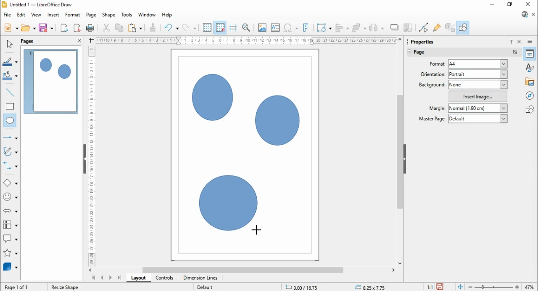 The width and height of the screenshot is (538, 291). Describe the element at coordinates (11, 198) in the screenshot. I see `symbol shapes` at that location.